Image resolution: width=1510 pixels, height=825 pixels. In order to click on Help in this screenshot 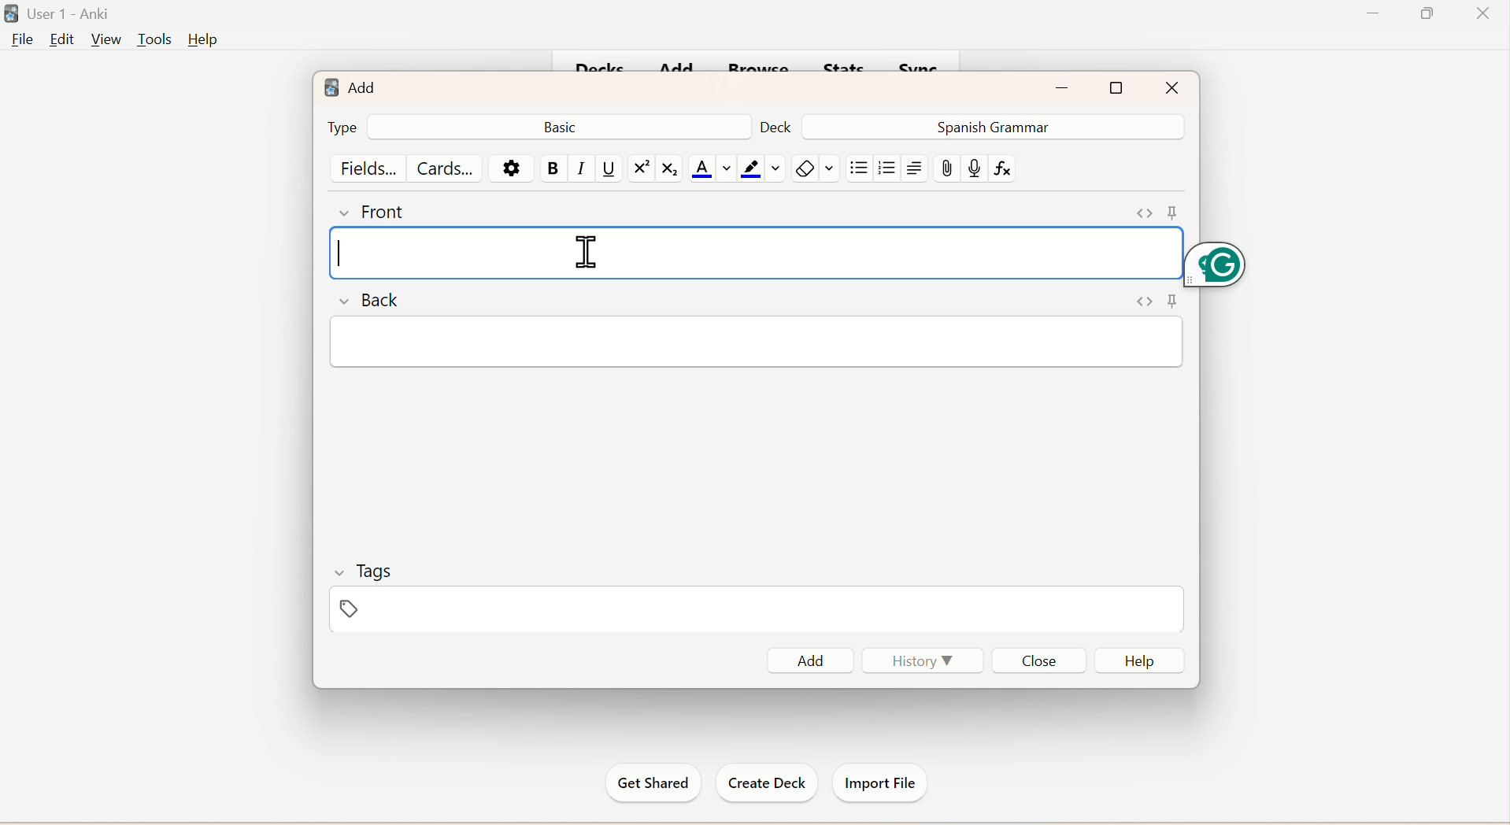, I will do `click(1138, 660)`.